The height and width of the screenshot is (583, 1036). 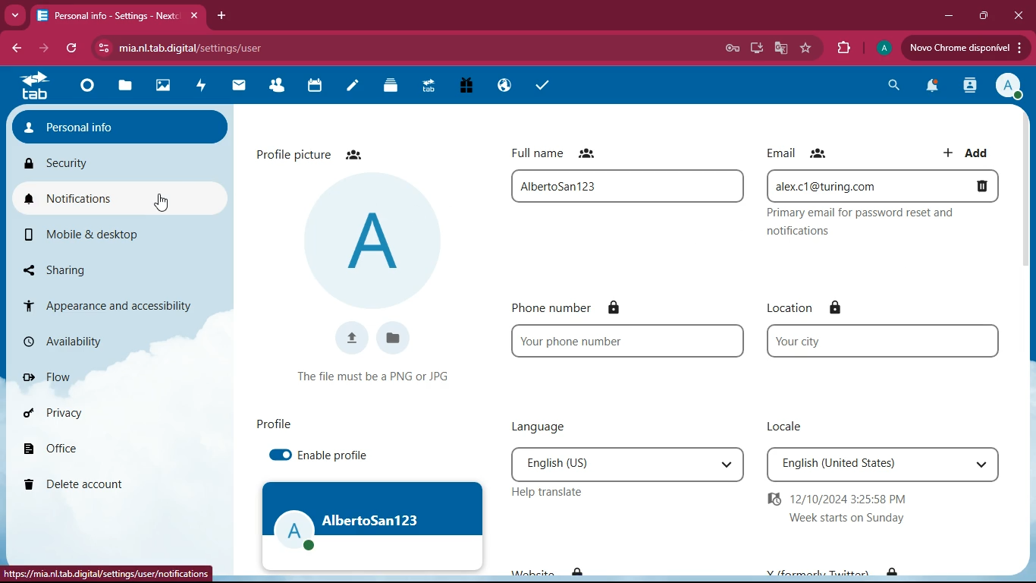 I want to click on calendar, so click(x=320, y=87).